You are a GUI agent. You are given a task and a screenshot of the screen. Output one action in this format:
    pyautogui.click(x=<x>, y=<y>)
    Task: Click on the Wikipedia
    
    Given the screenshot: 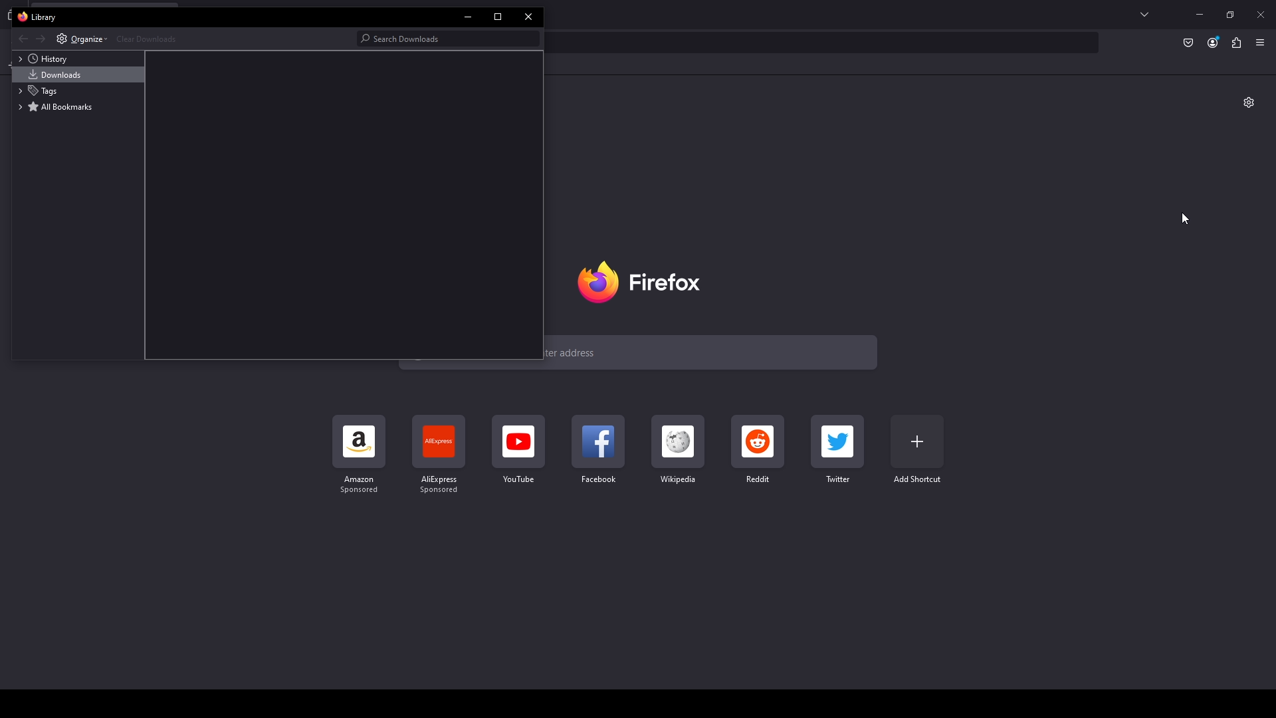 What is the action you would take?
    pyautogui.click(x=677, y=450)
    